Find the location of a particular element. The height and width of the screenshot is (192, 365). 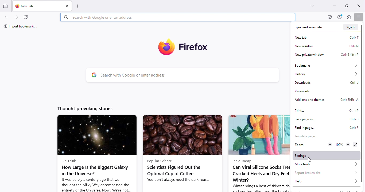

More tools is located at coordinates (327, 164).